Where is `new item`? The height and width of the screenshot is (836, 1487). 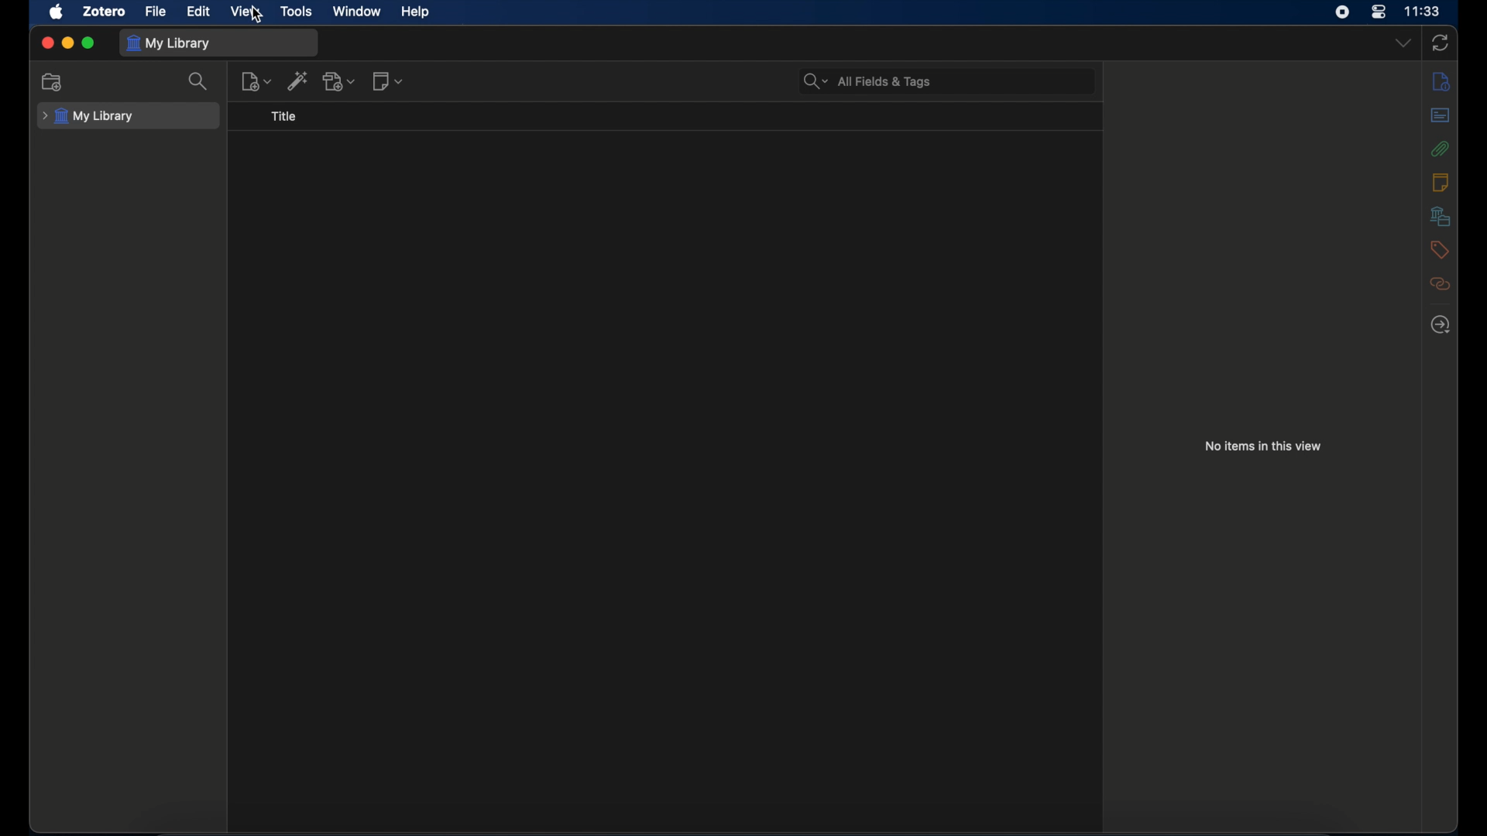
new item is located at coordinates (256, 82).